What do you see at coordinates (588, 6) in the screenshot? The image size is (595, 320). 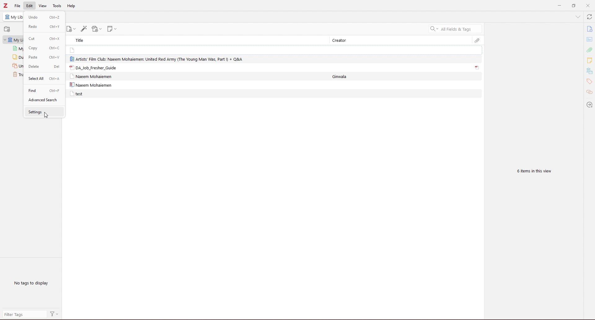 I see `close` at bounding box center [588, 6].